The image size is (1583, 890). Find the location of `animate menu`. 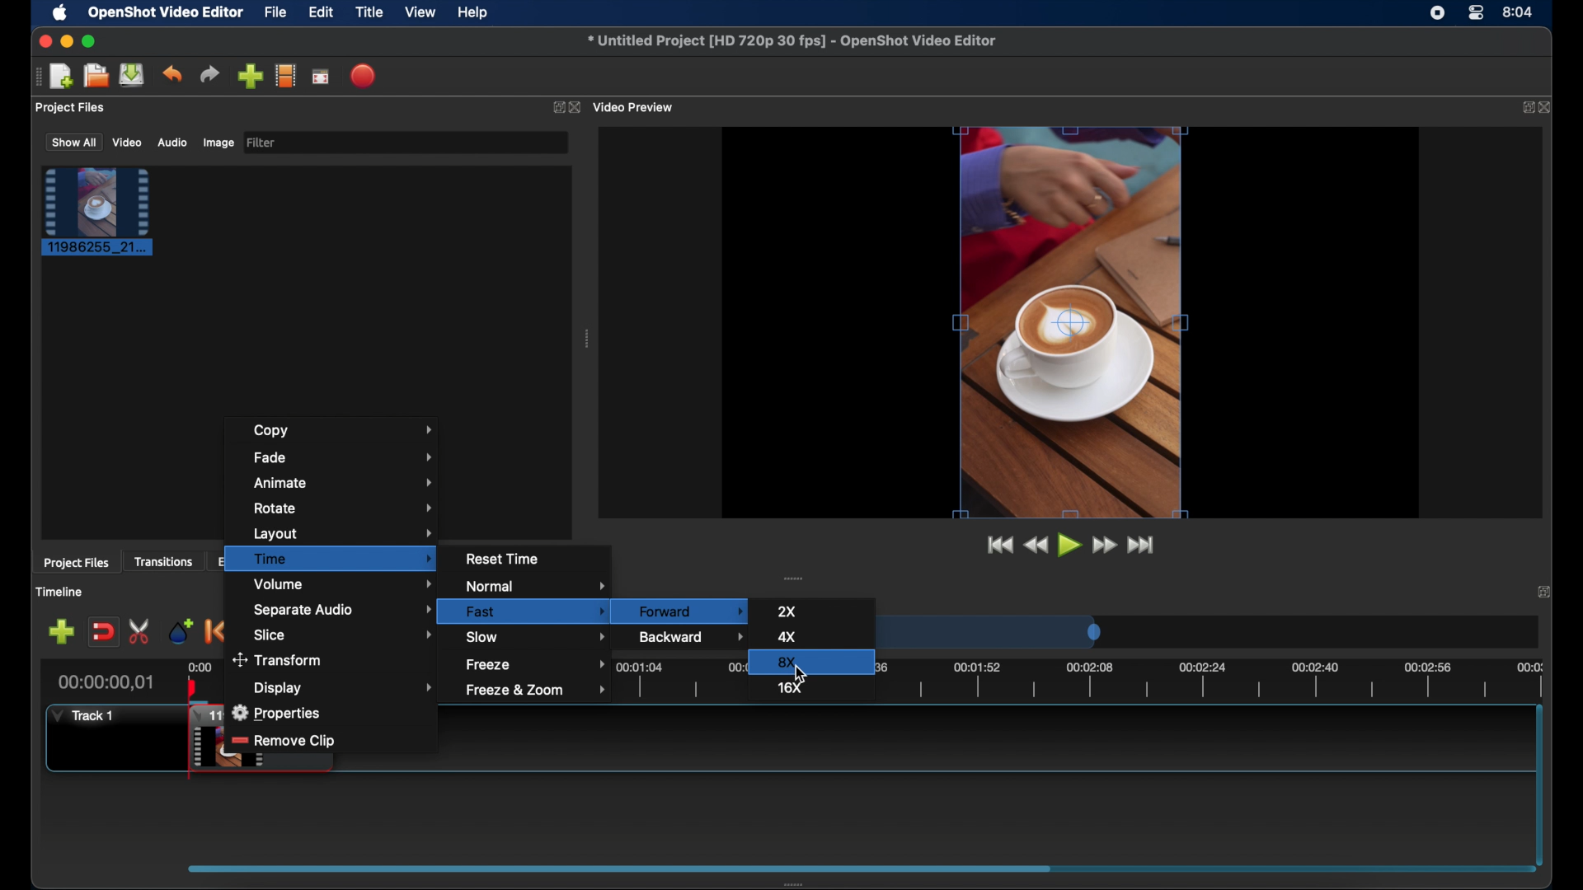

animate menu is located at coordinates (344, 482).